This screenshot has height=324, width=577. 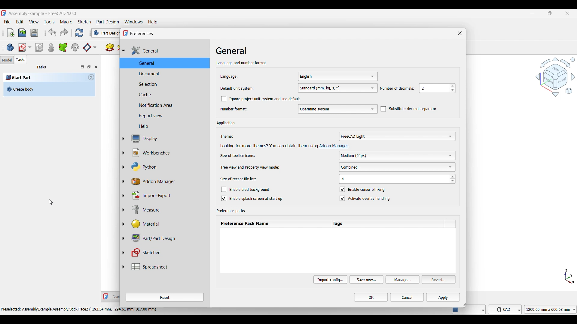 I want to click on Number format, so click(x=234, y=109).